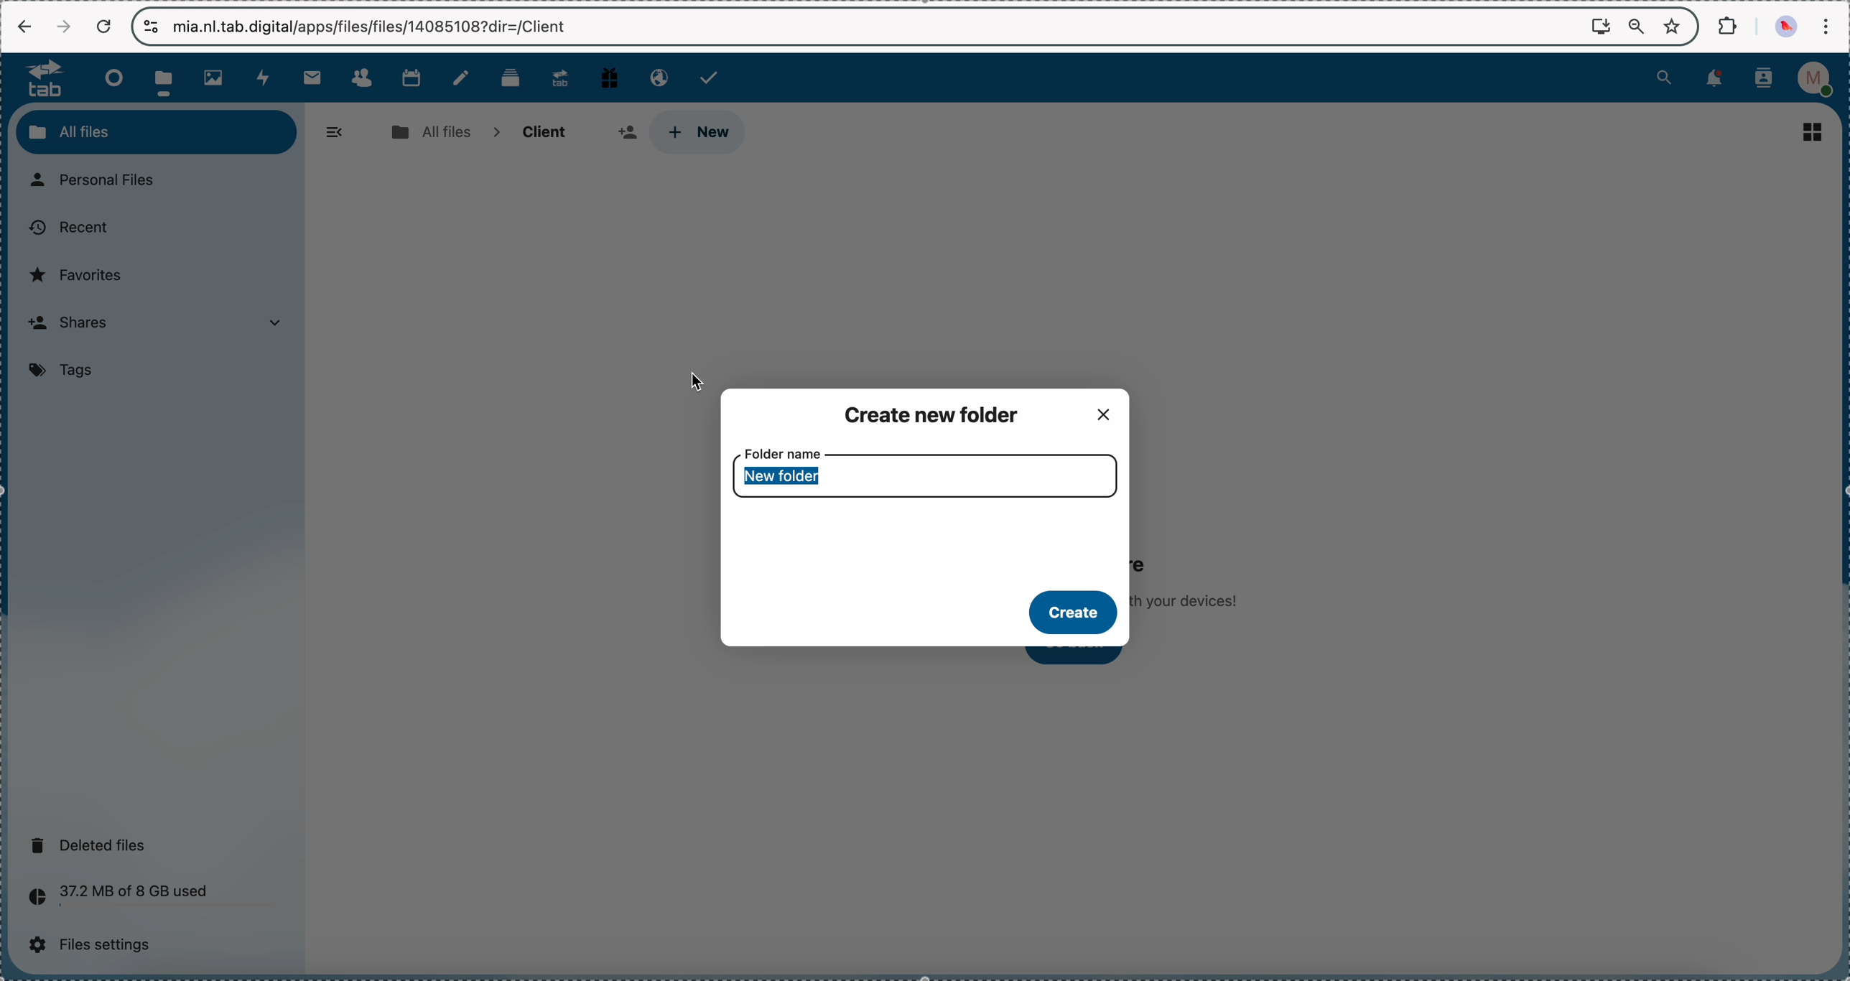 The width and height of the screenshot is (1850, 981). What do you see at coordinates (430, 132) in the screenshot?
I see `all files` at bounding box center [430, 132].